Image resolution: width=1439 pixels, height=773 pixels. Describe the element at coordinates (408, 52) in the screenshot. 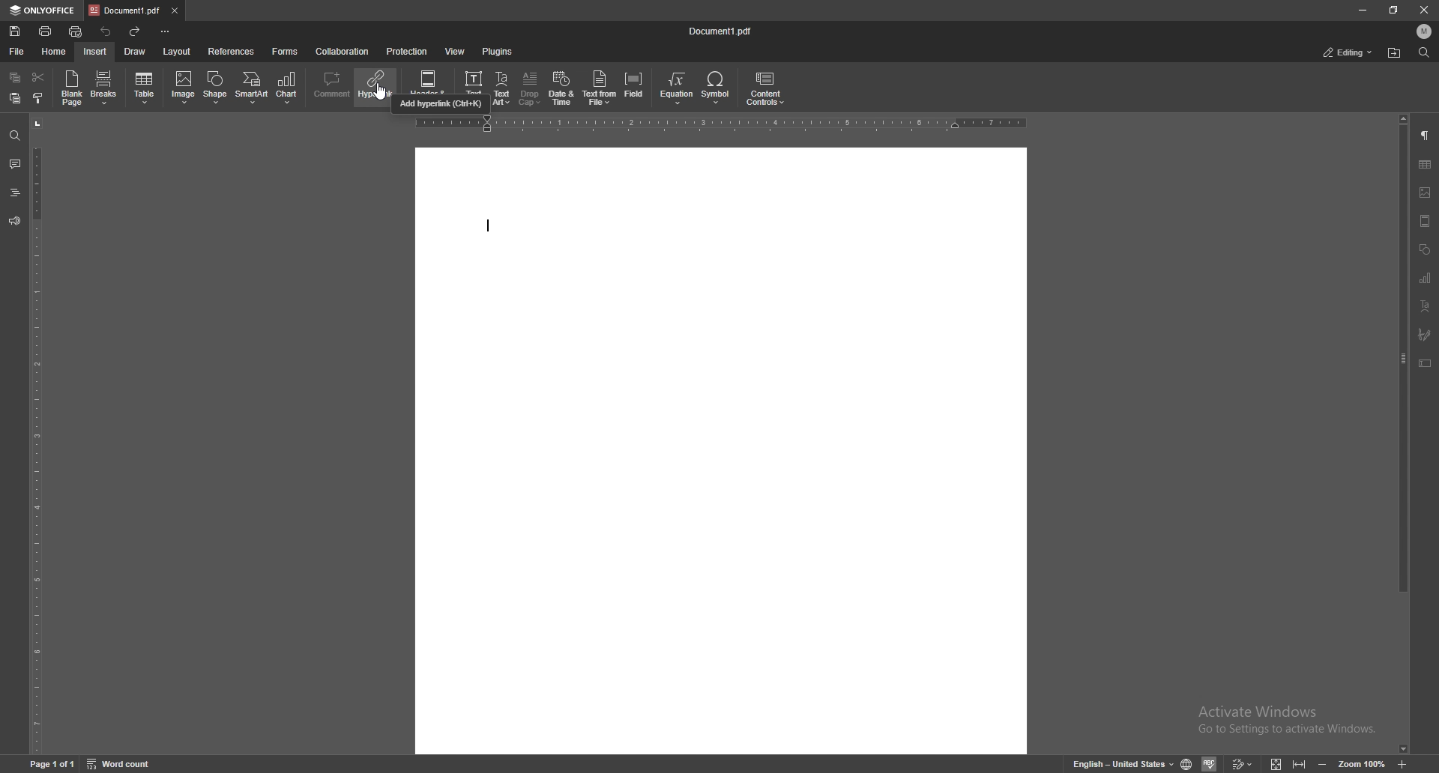

I see `protection` at that location.